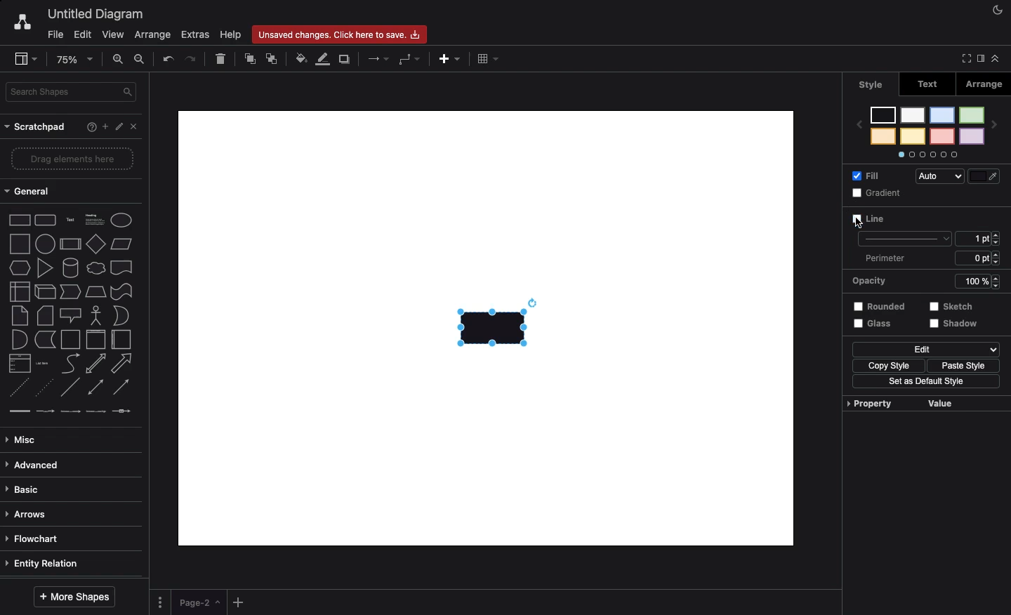 Image resolution: width=1011 pixels, height=615 pixels. I want to click on color 8, so click(883, 136).